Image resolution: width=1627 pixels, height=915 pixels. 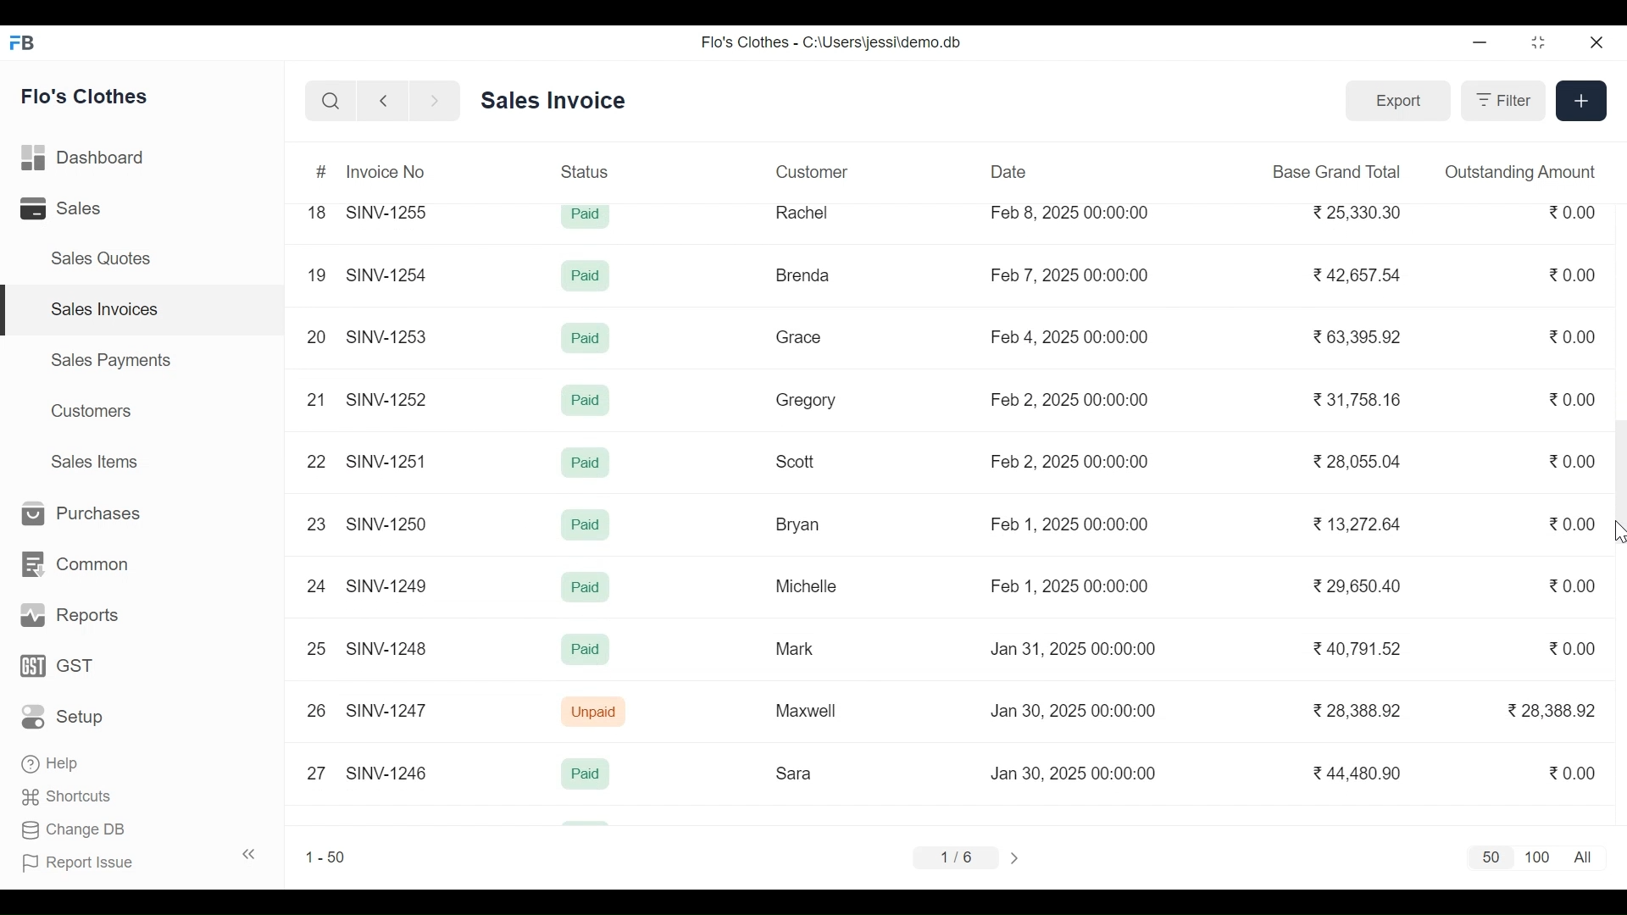 I want to click on Paid, so click(x=586, y=649).